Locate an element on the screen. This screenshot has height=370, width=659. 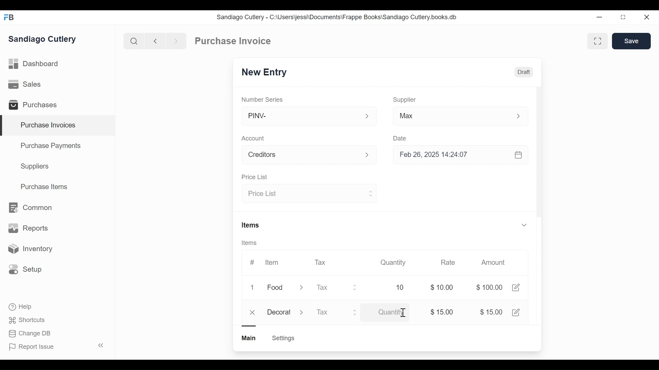
Decorat is located at coordinates (279, 311).